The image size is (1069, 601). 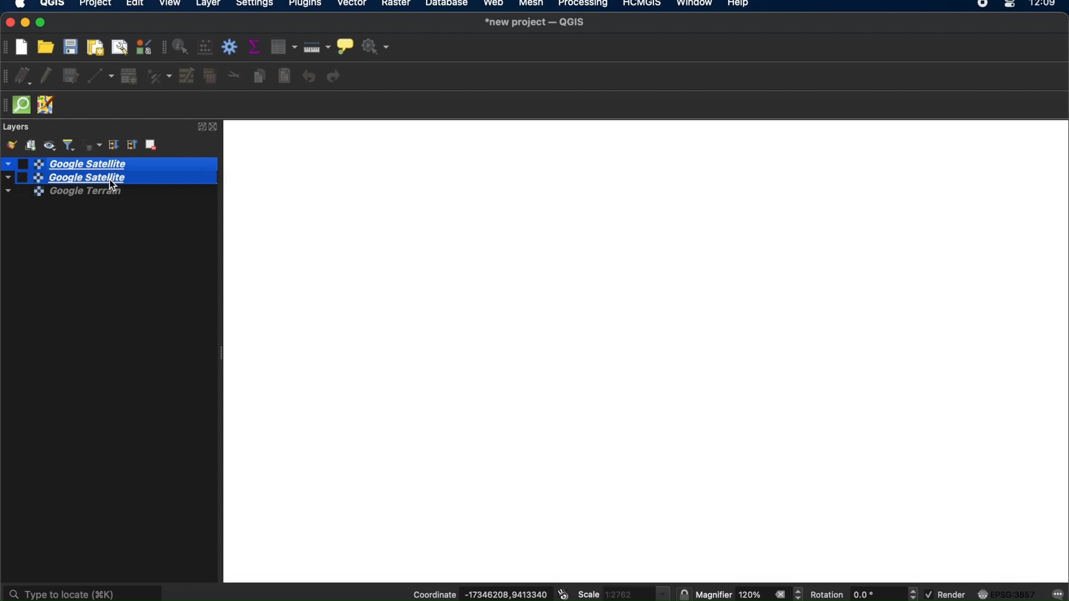 I want to click on filter legend, so click(x=70, y=144).